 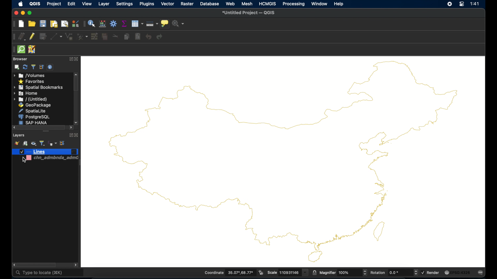 I want to click on filter bowser, so click(x=33, y=67).